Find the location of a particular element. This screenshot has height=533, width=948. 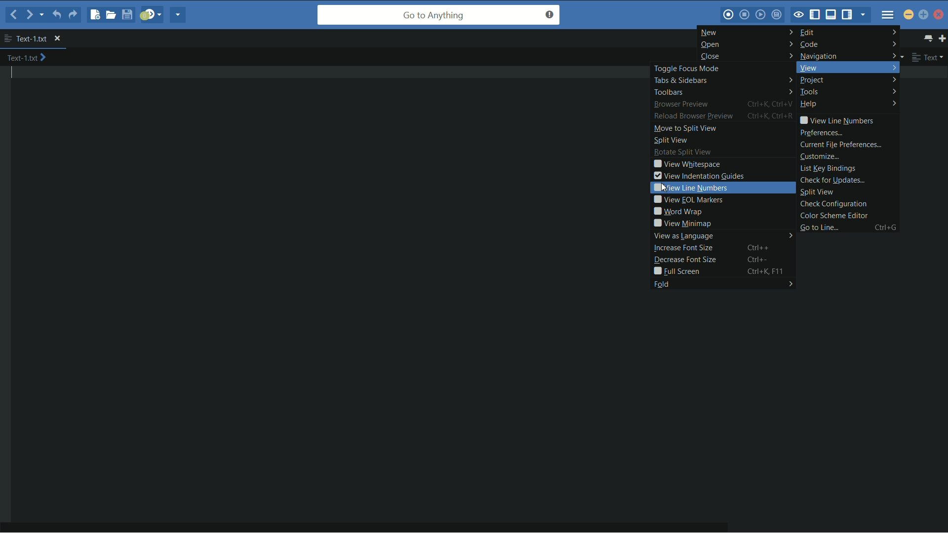

increase font size is located at coordinates (682, 248).